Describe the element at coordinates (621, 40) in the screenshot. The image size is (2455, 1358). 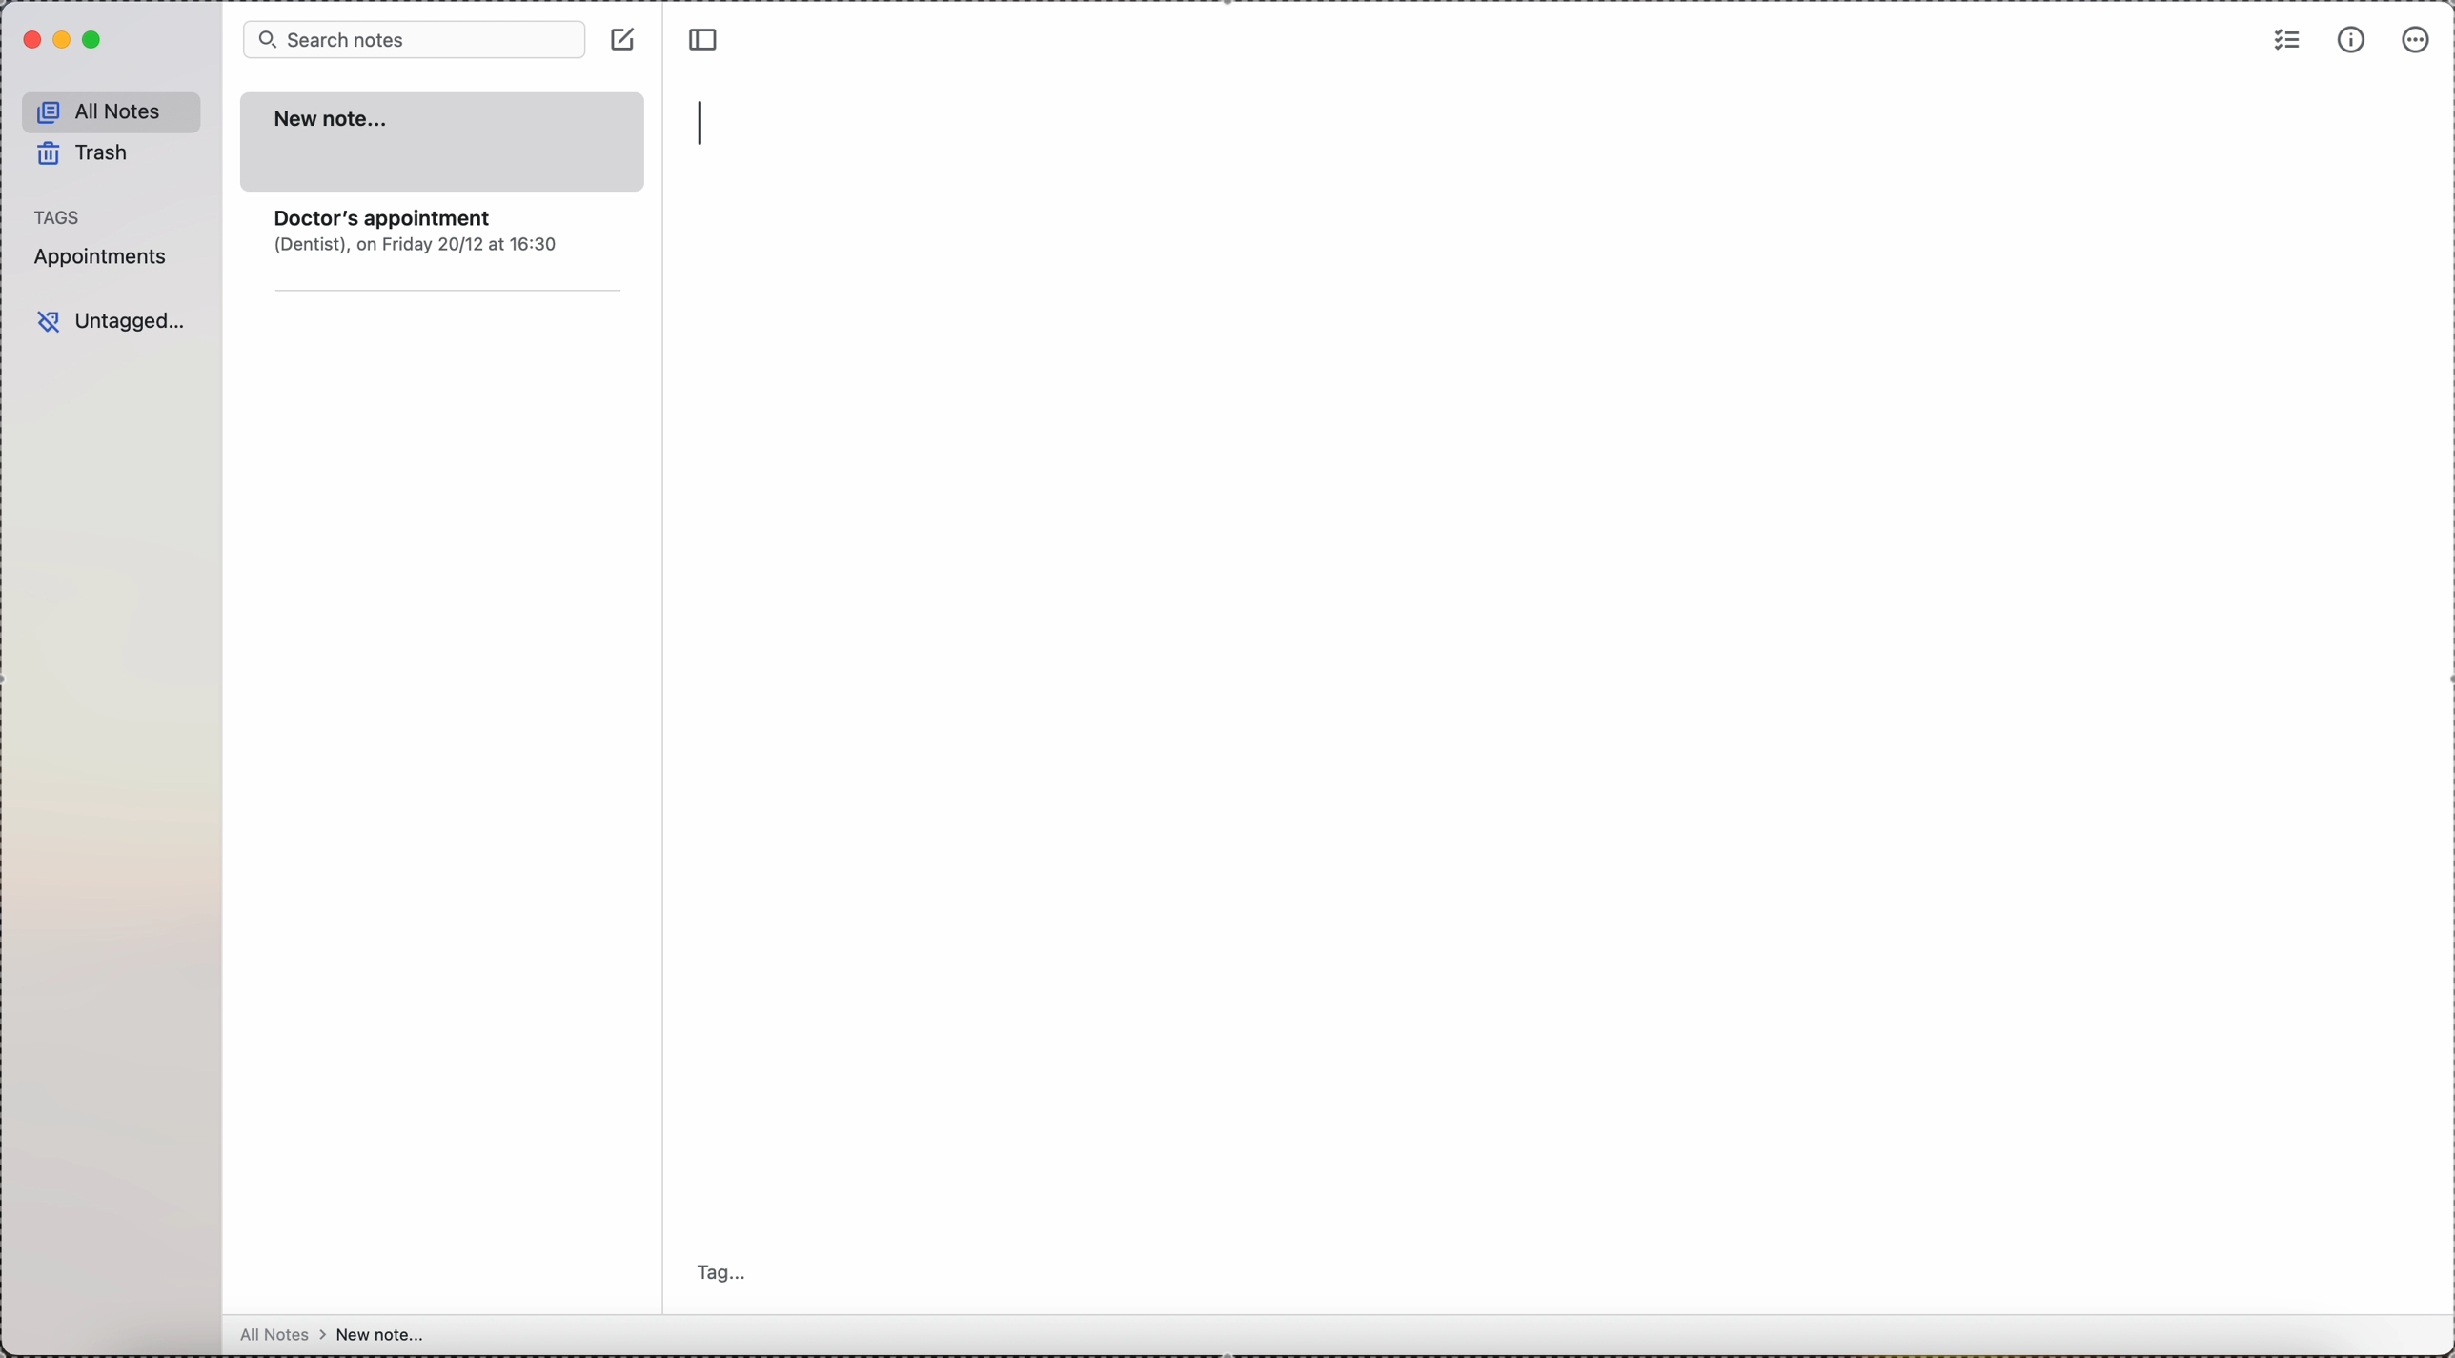
I see `click on create note` at that location.